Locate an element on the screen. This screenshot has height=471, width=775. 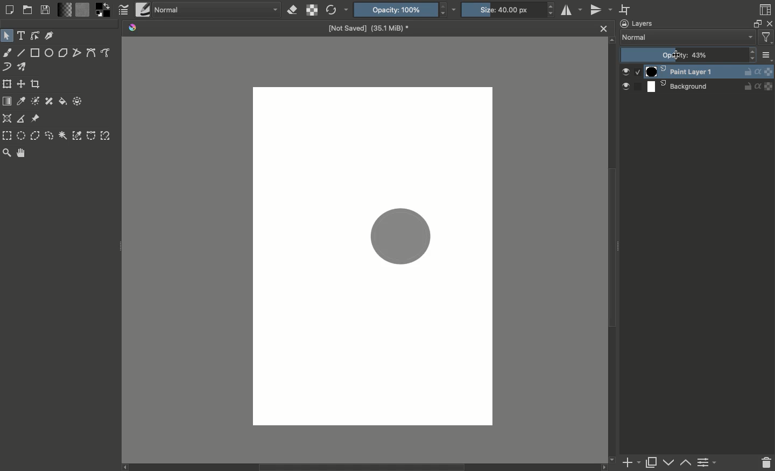
Freehand path  is located at coordinates (106, 53).